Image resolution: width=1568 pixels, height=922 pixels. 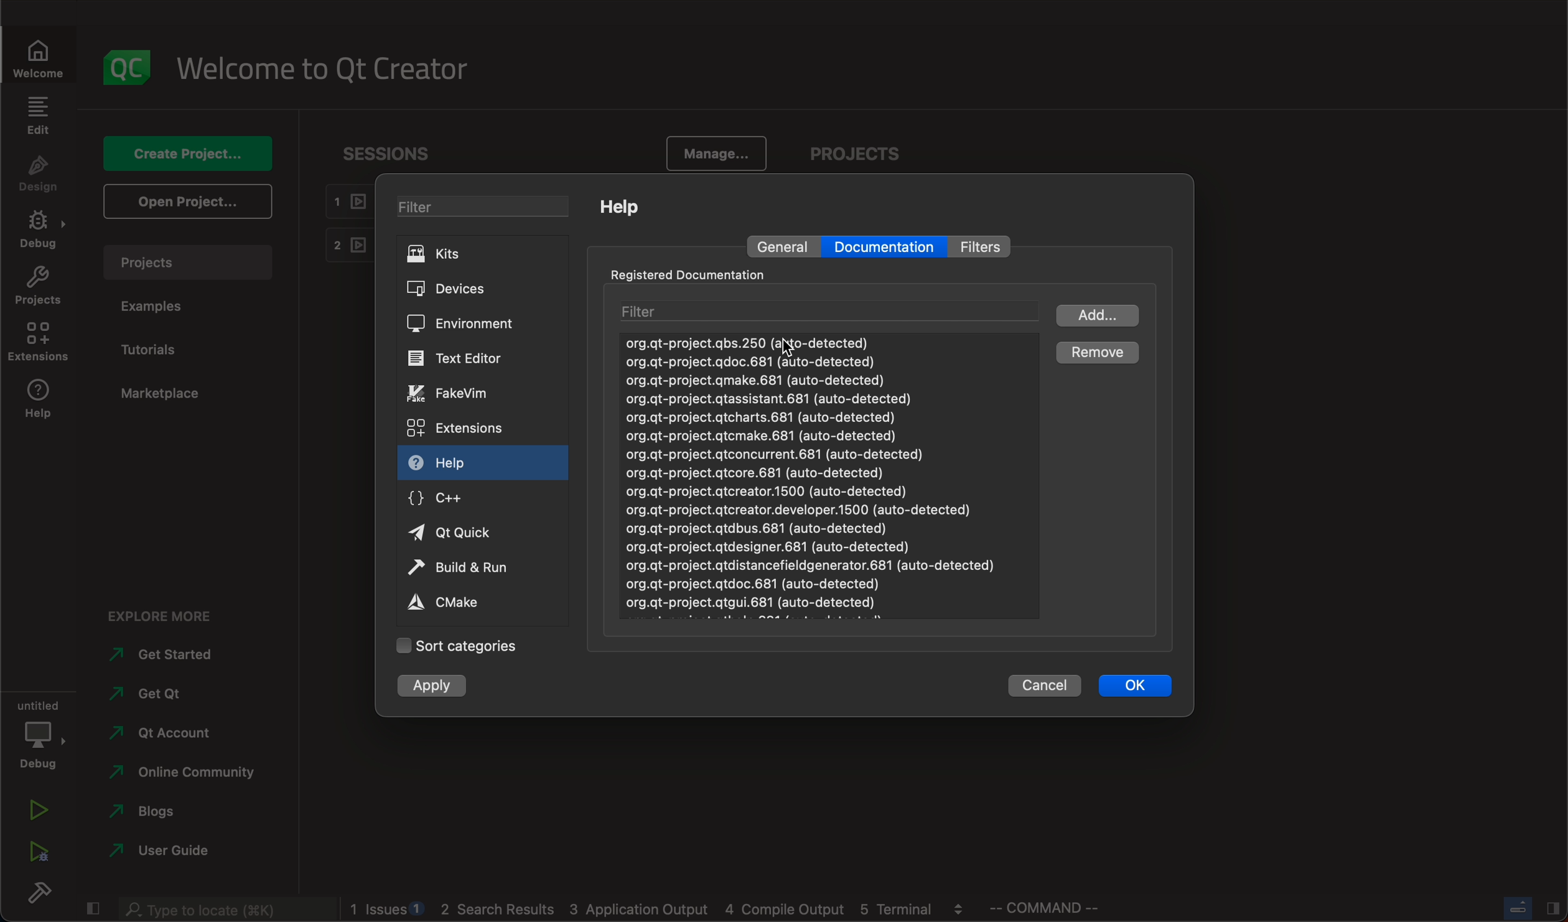 I want to click on command, so click(x=1063, y=908).